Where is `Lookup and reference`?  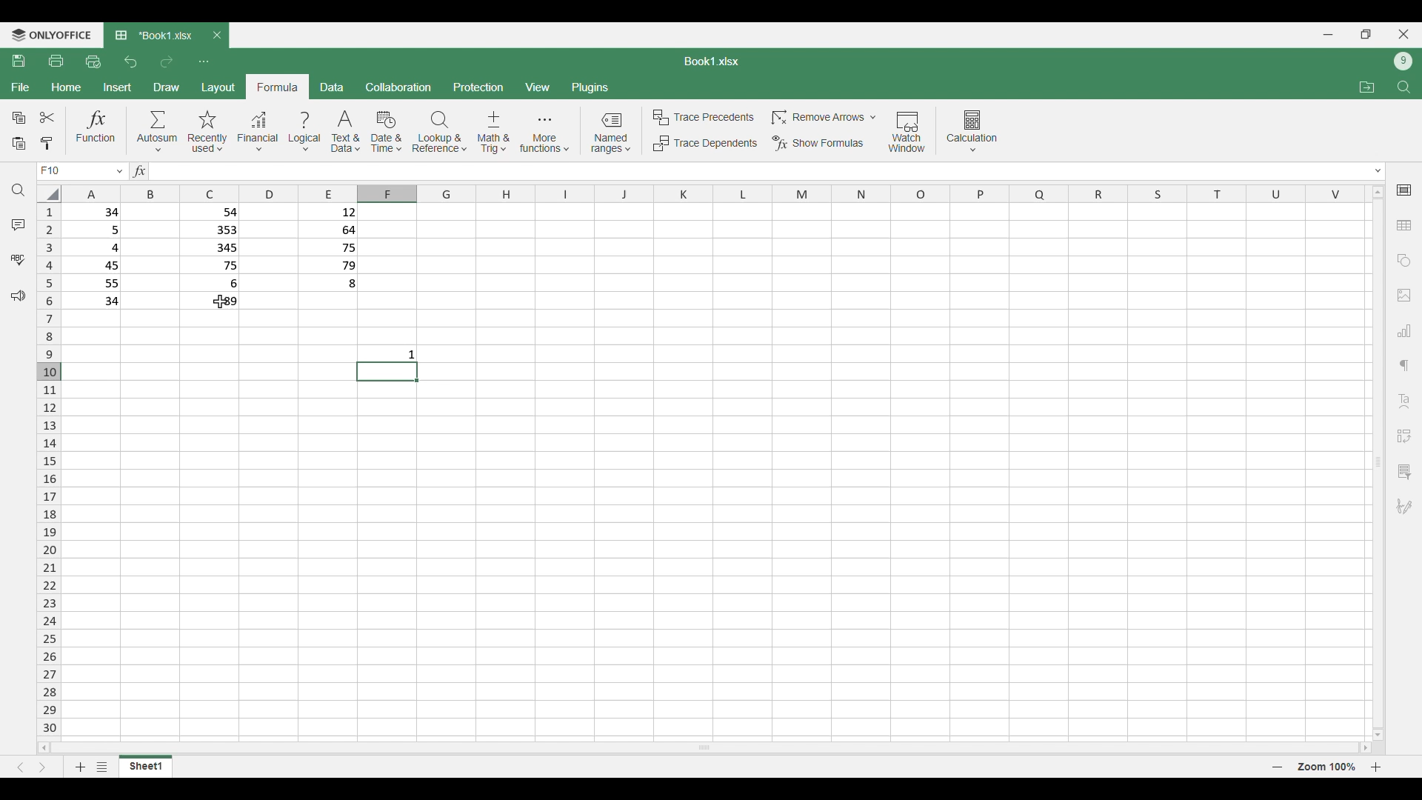
Lookup and reference is located at coordinates (440, 132).